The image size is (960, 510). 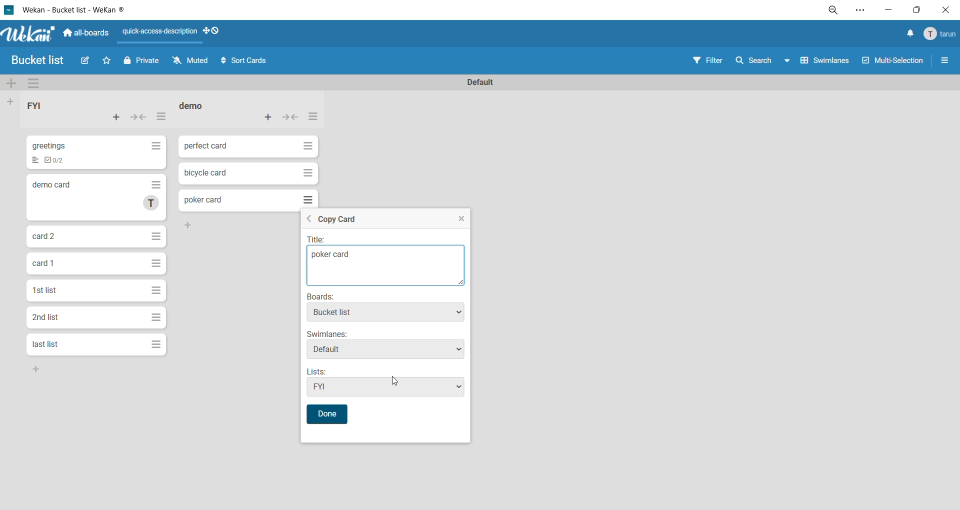 I want to click on Hamburger, so click(x=154, y=316).